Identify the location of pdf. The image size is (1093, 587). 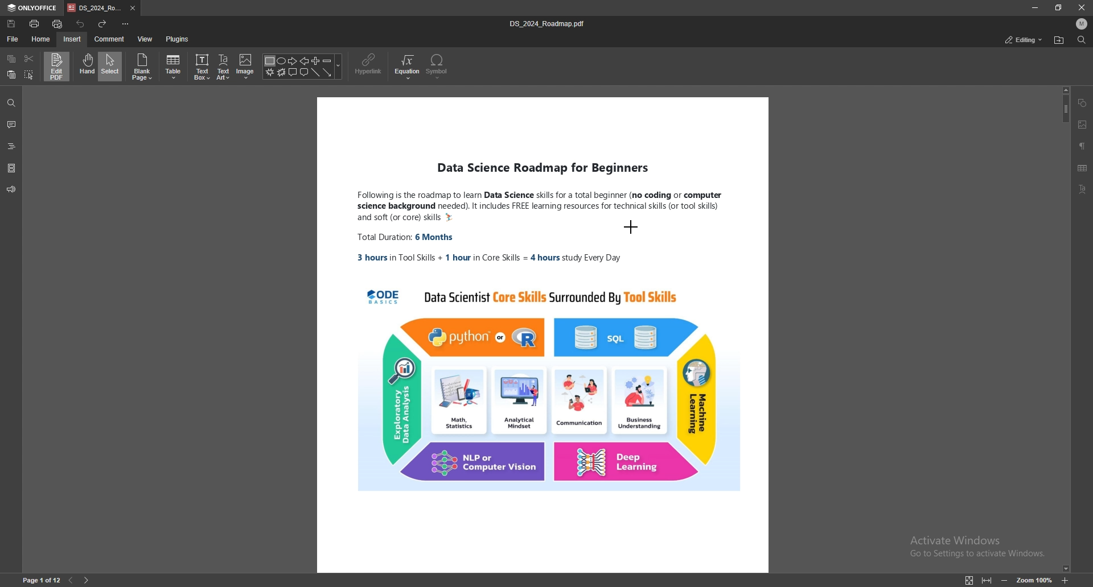
(542, 336).